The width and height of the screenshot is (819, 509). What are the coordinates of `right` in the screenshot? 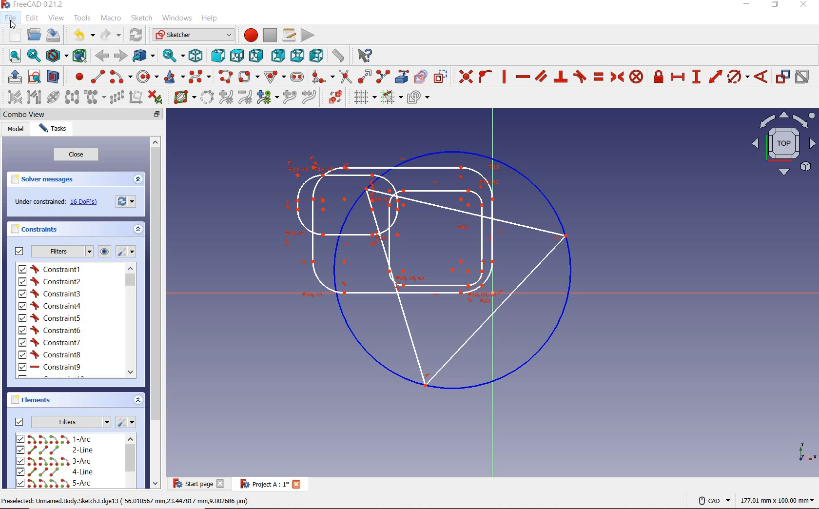 It's located at (255, 55).